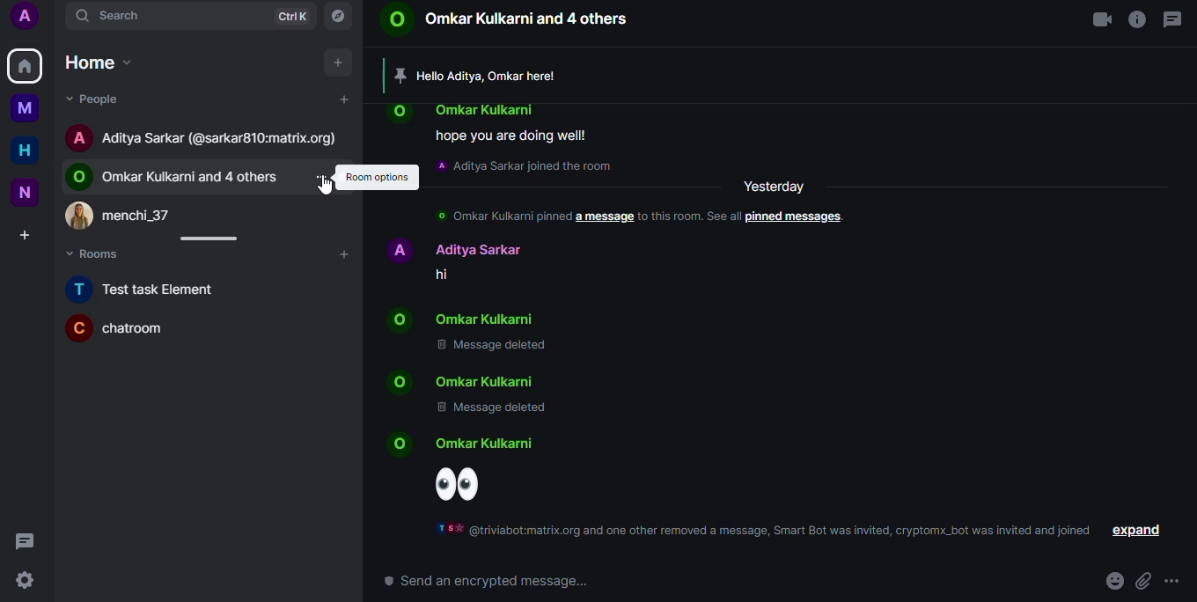 This screenshot has width=1197, height=602. Describe the element at coordinates (145, 214) in the screenshot. I see `menchi_37` at that location.